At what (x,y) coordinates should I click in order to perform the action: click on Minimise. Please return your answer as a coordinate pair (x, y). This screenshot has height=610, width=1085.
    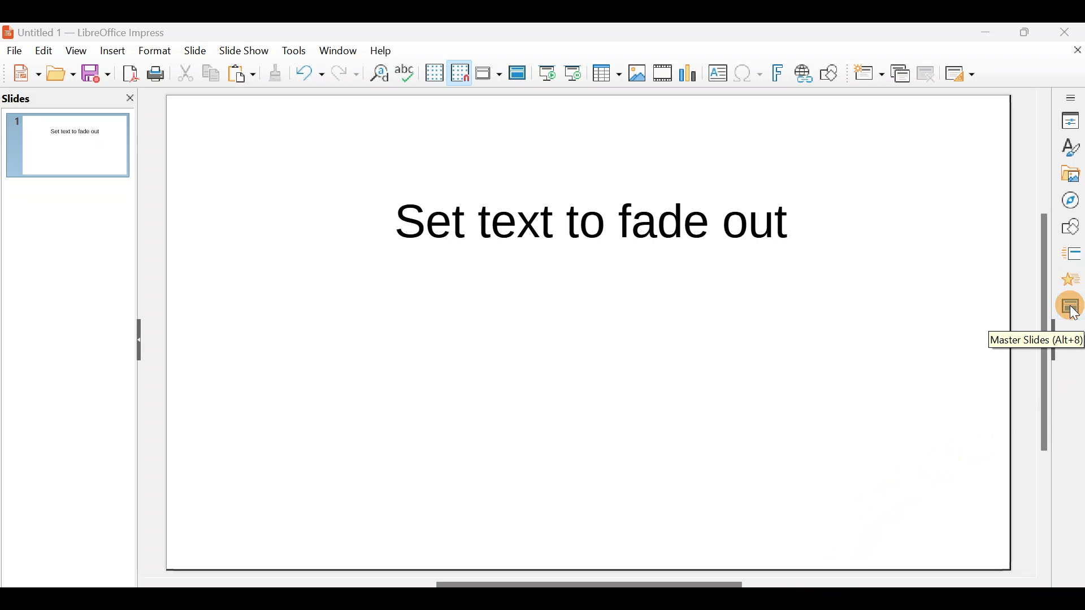
    Looking at the image, I should click on (984, 37).